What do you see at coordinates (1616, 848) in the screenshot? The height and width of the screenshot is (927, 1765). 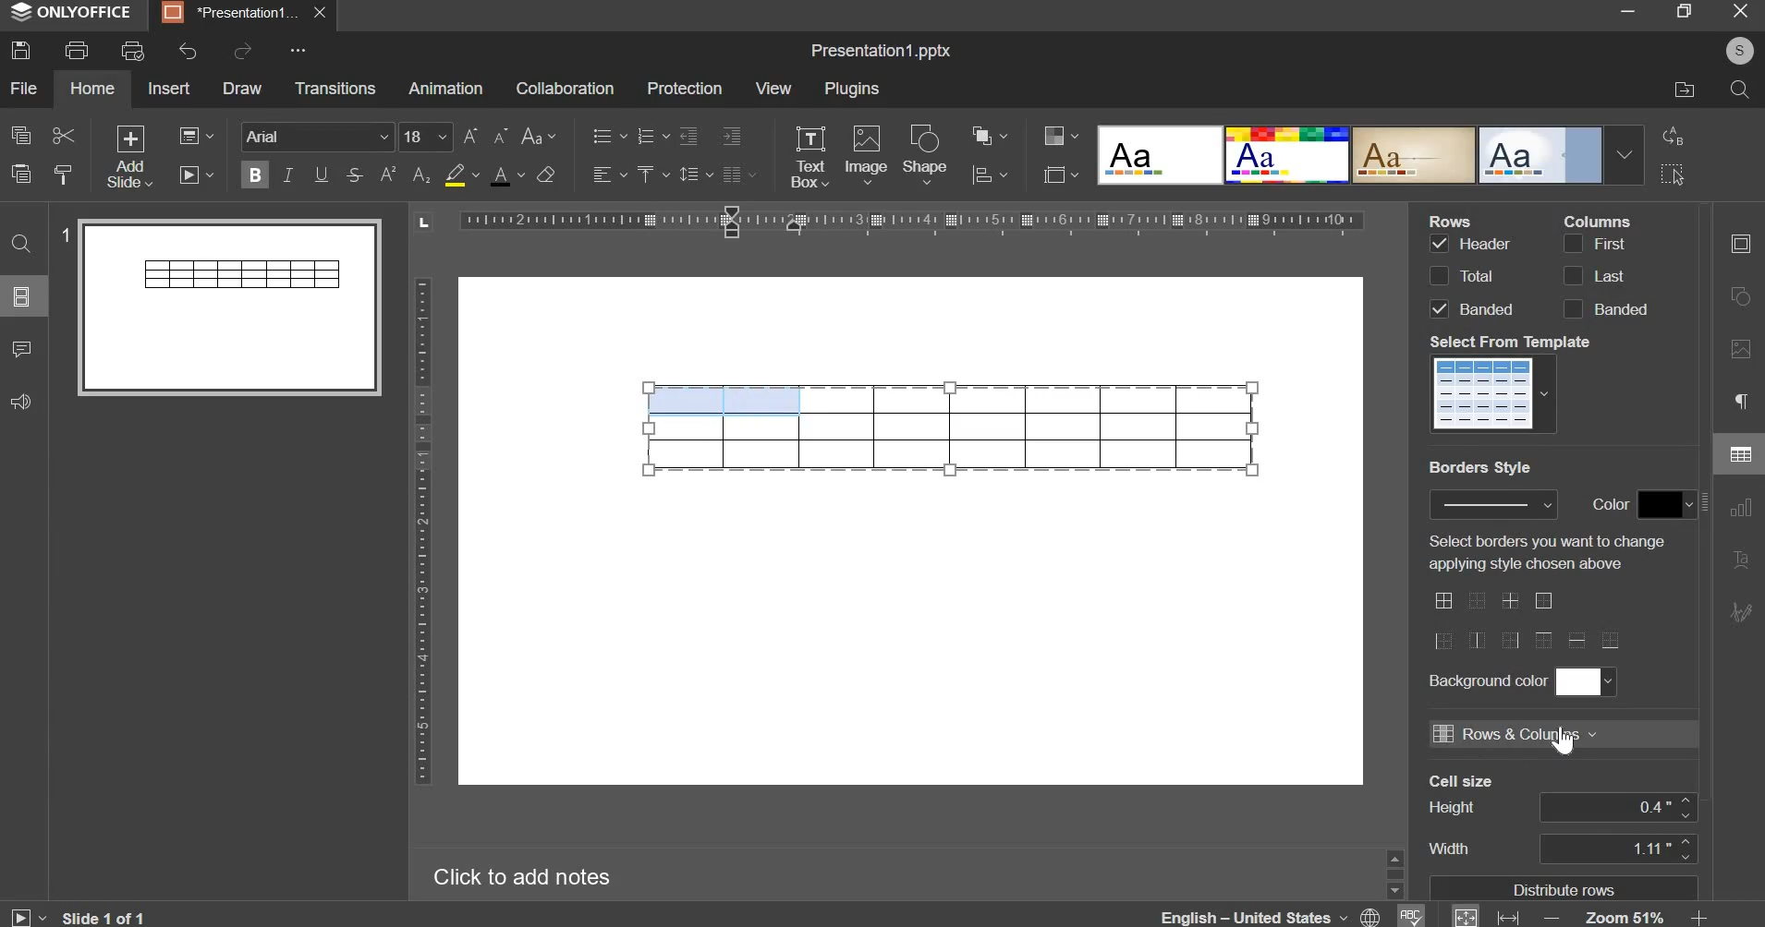 I see `cell width` at bounding box center [1616, 848].